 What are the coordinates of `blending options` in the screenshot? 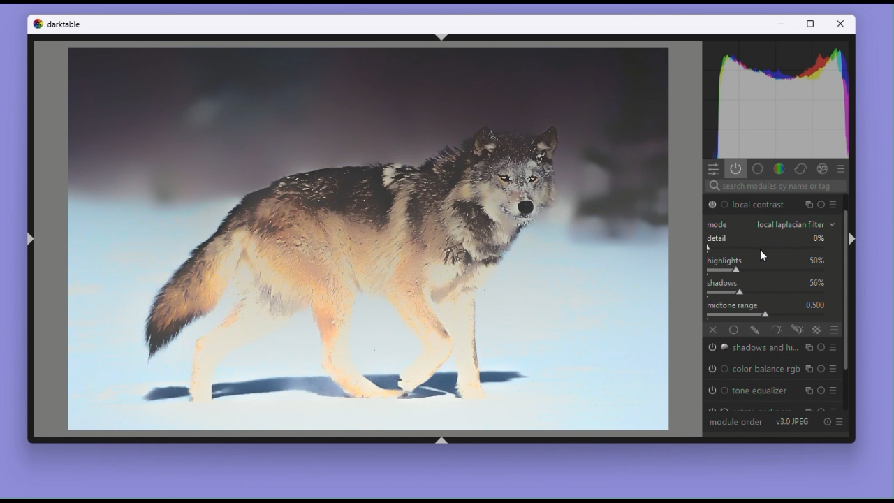 It's located at (835, 331).